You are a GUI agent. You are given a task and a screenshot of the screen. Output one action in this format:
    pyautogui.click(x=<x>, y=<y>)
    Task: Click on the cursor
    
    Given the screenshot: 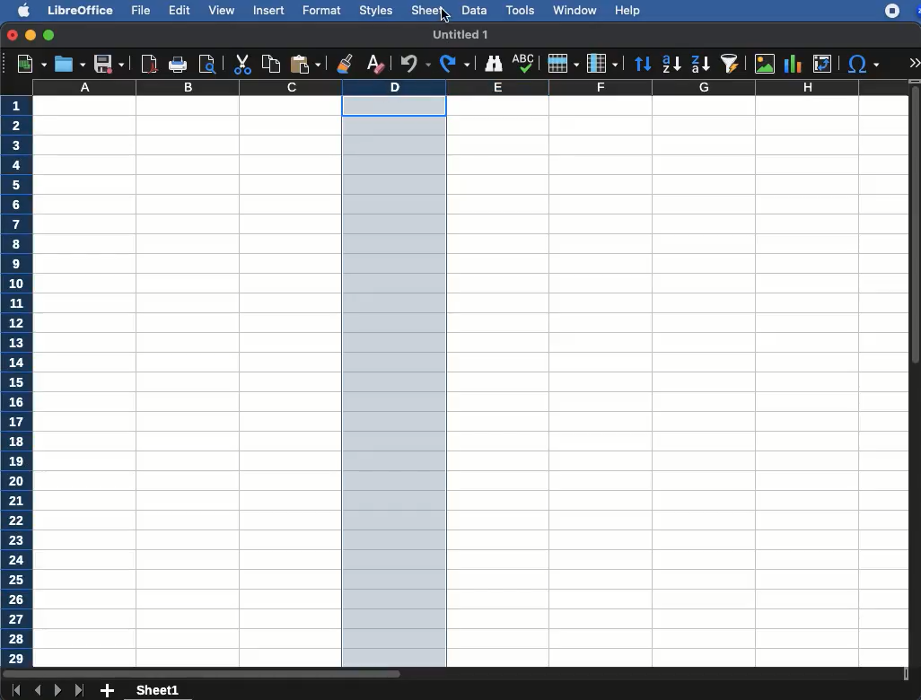 What is the action you would take?
    pyautogui.click(x=445, y=14)
    